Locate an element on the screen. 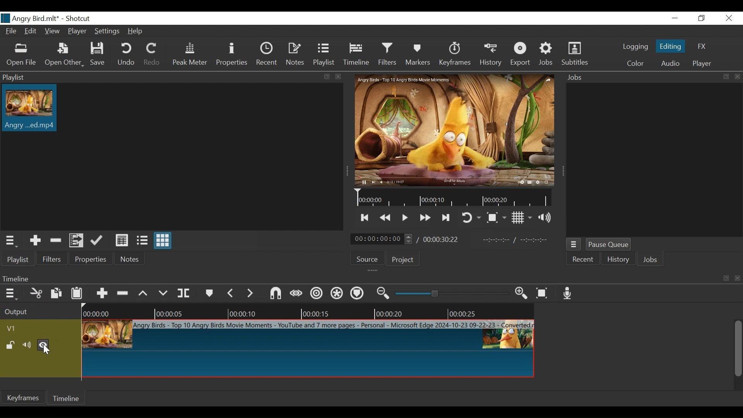  Markers is located at coordinates (418, 54).